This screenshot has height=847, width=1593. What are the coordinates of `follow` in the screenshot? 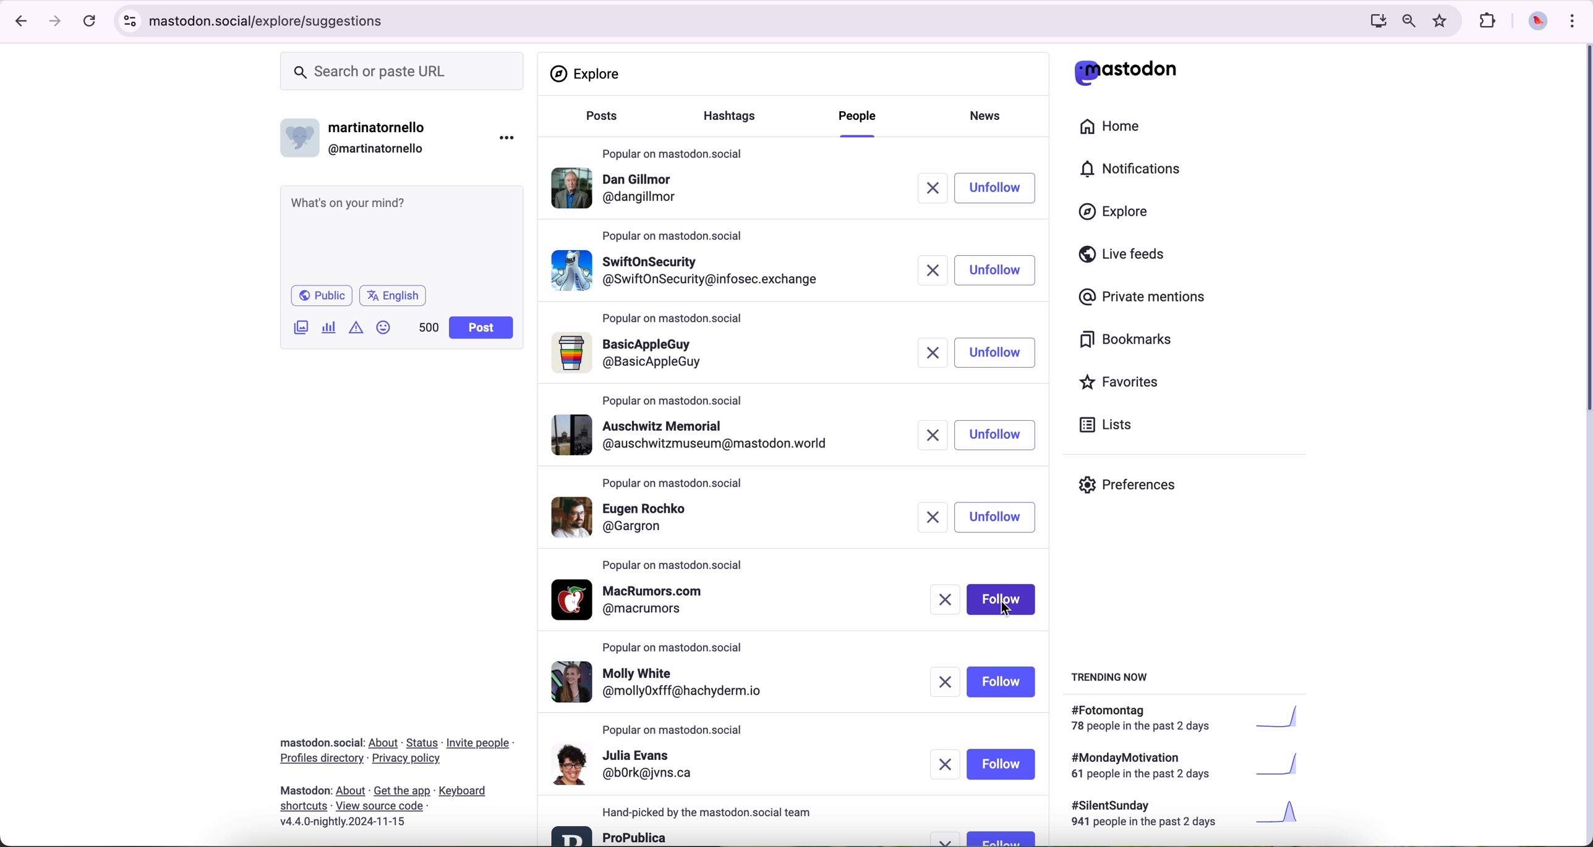 It's located at (1001, 271).